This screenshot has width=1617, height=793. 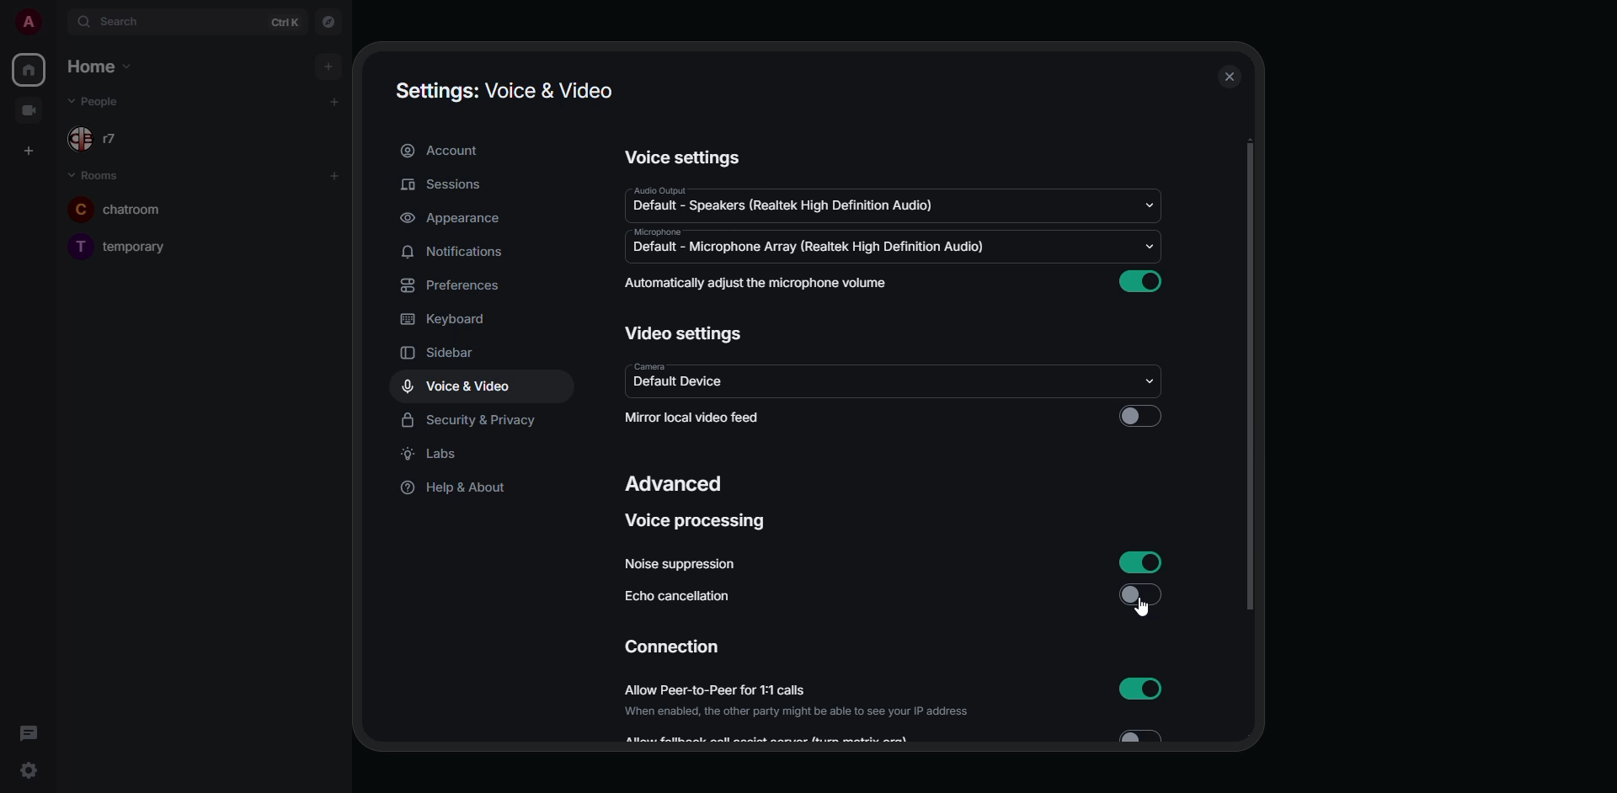 I want to click on add, so click(x=335, y=98).